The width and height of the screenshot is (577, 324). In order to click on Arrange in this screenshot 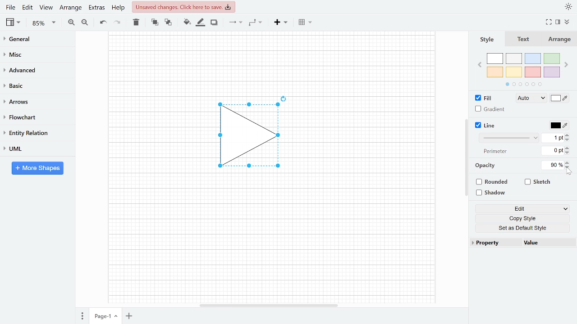, I will do `click(559, 39)`.